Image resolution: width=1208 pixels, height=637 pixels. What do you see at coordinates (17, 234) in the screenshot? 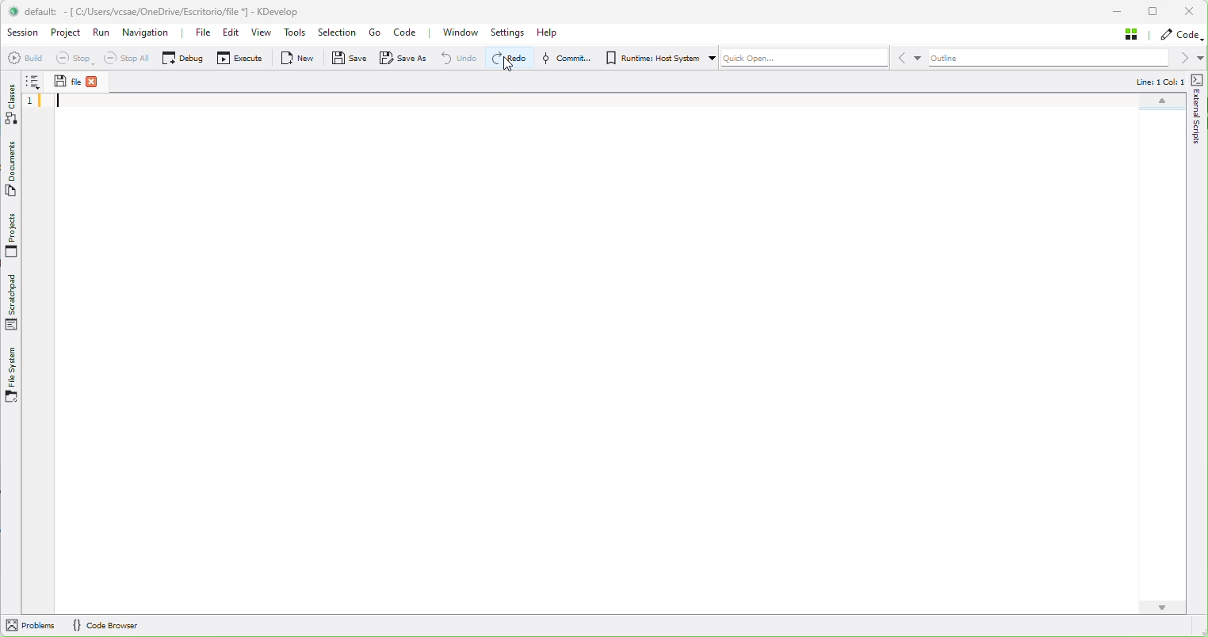
I see `Projects` at bounding box center [17, 234].